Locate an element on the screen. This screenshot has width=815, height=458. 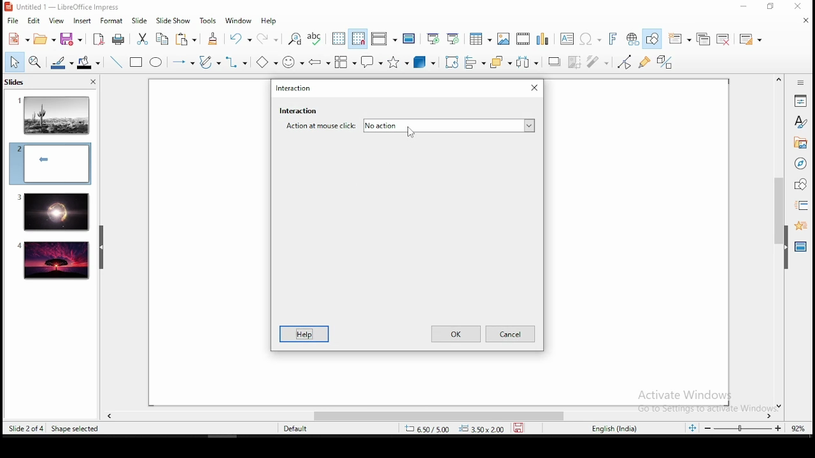
crop image is located at coordinates (577, 61).